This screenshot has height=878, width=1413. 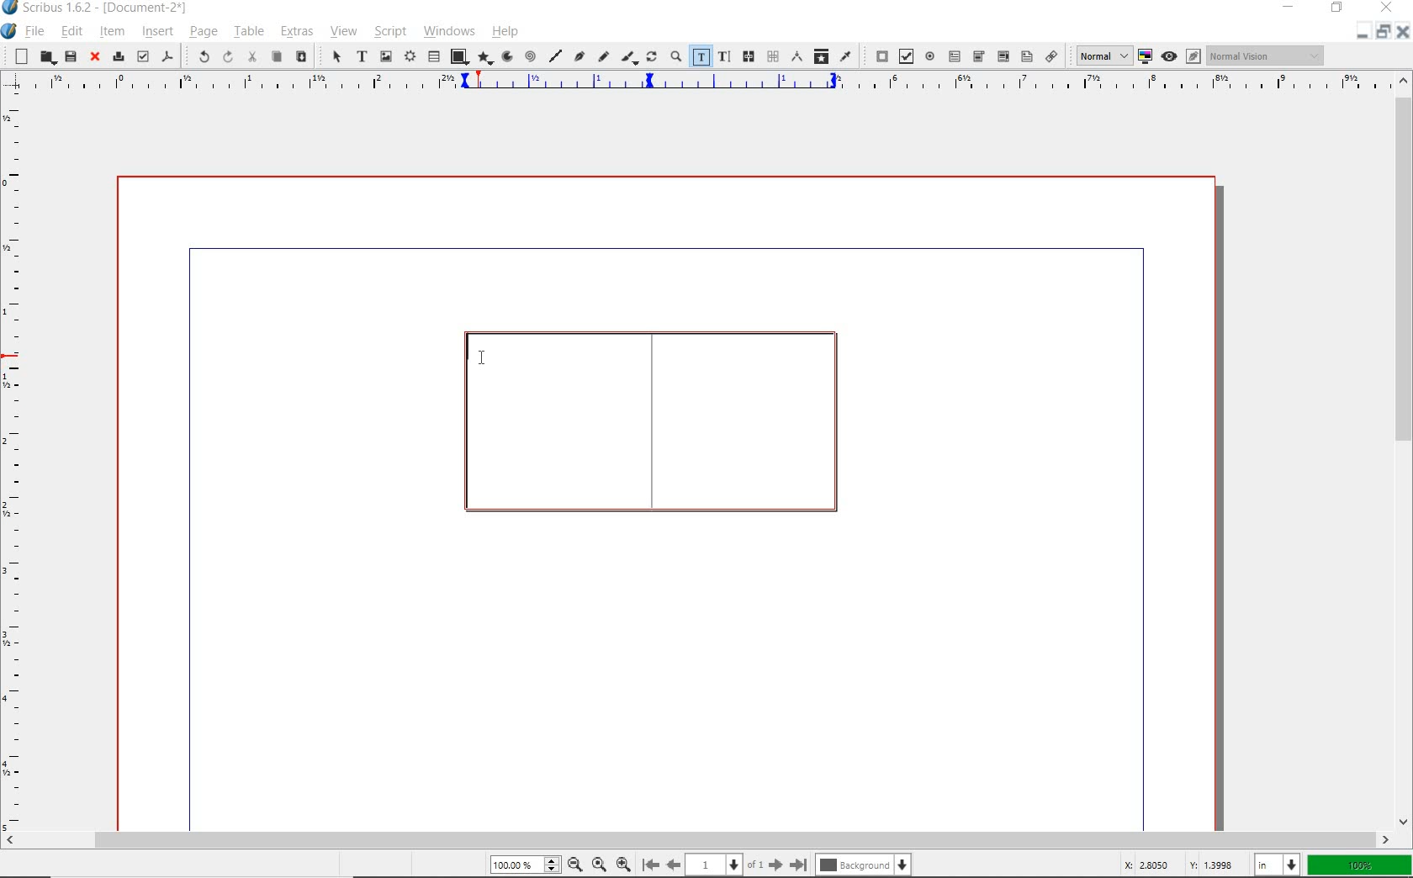 I want to click on select unit, so click(x=1275, y=864).